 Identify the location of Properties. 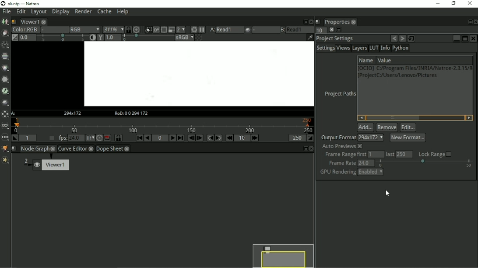
(337, 22).